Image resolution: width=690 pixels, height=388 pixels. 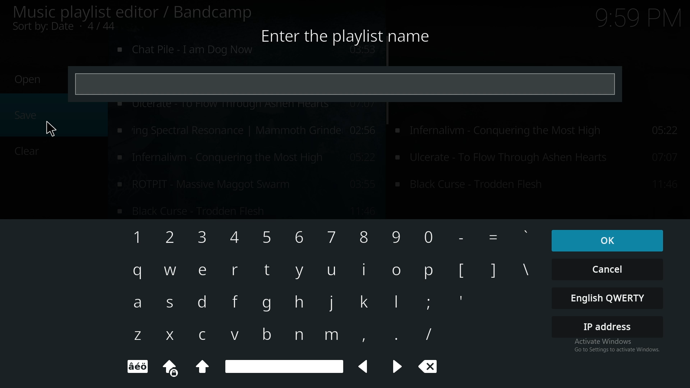 I want to click on Special Characters, so click(x=141, y=367).